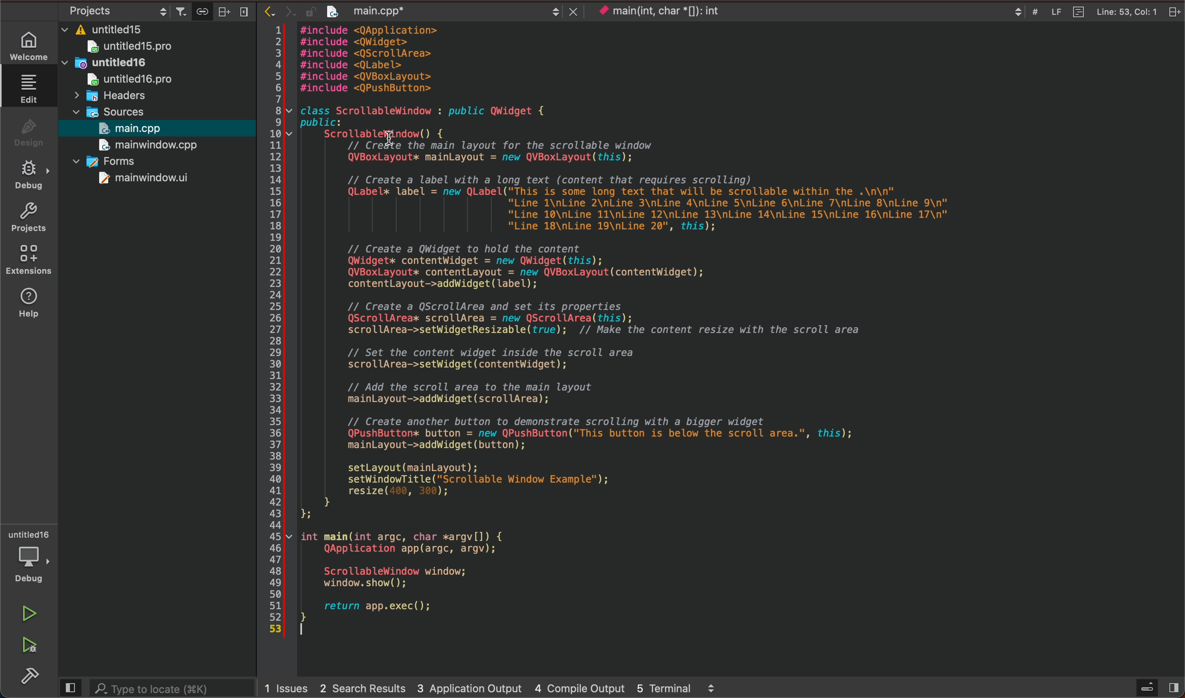  What do you see at coordinates (246, 12) in the screenshot?
I see `close` at bounding box center [246, 12].